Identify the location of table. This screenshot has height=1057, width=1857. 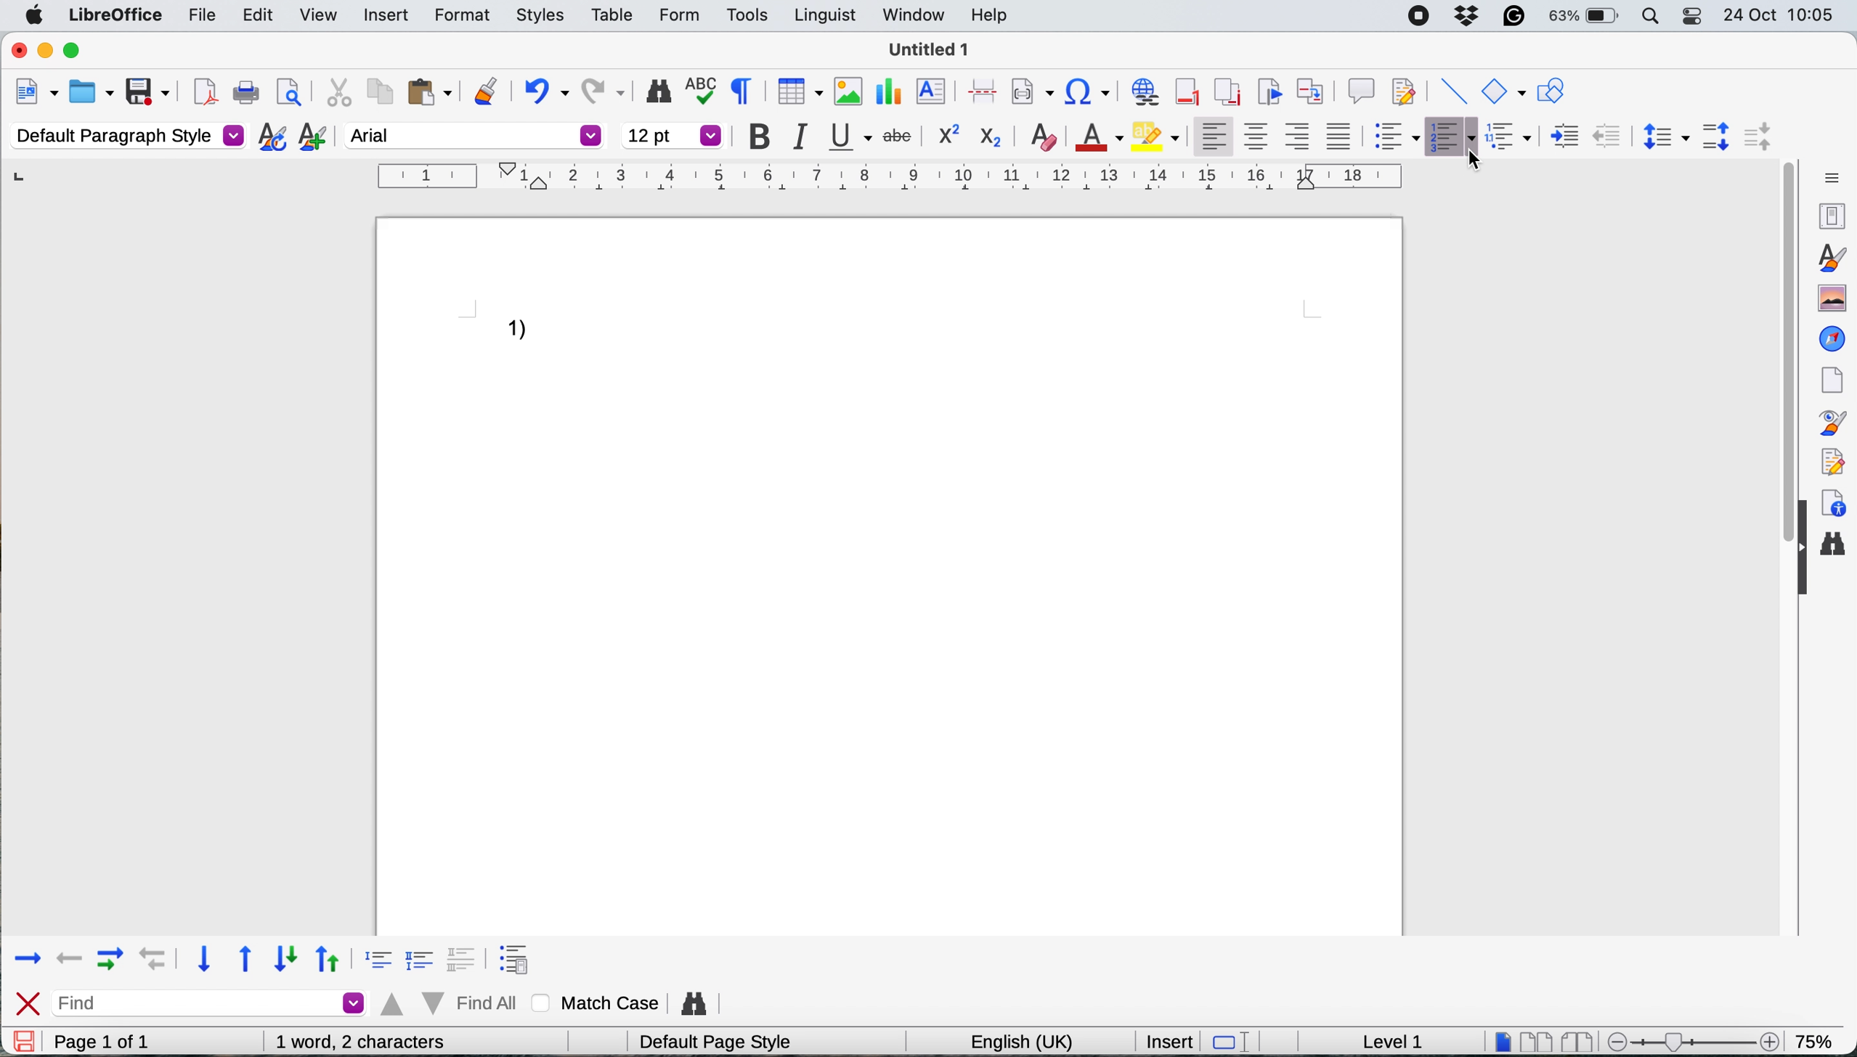
(616, 14).